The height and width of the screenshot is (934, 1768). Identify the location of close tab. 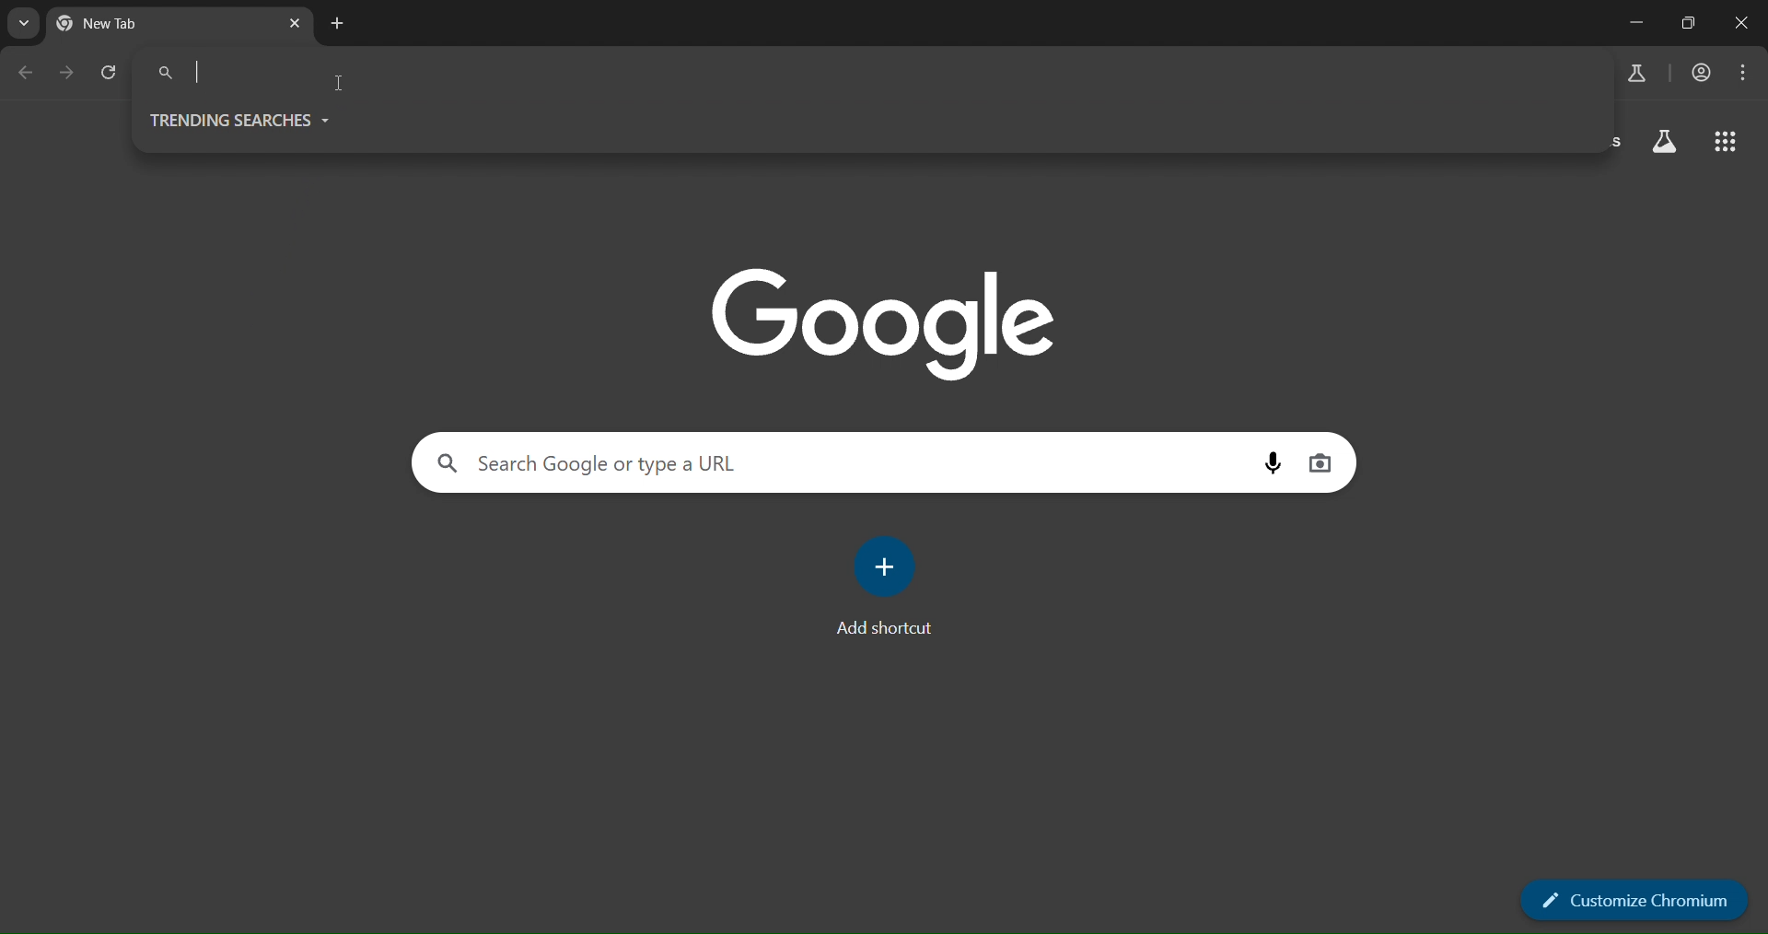
(297, 23).